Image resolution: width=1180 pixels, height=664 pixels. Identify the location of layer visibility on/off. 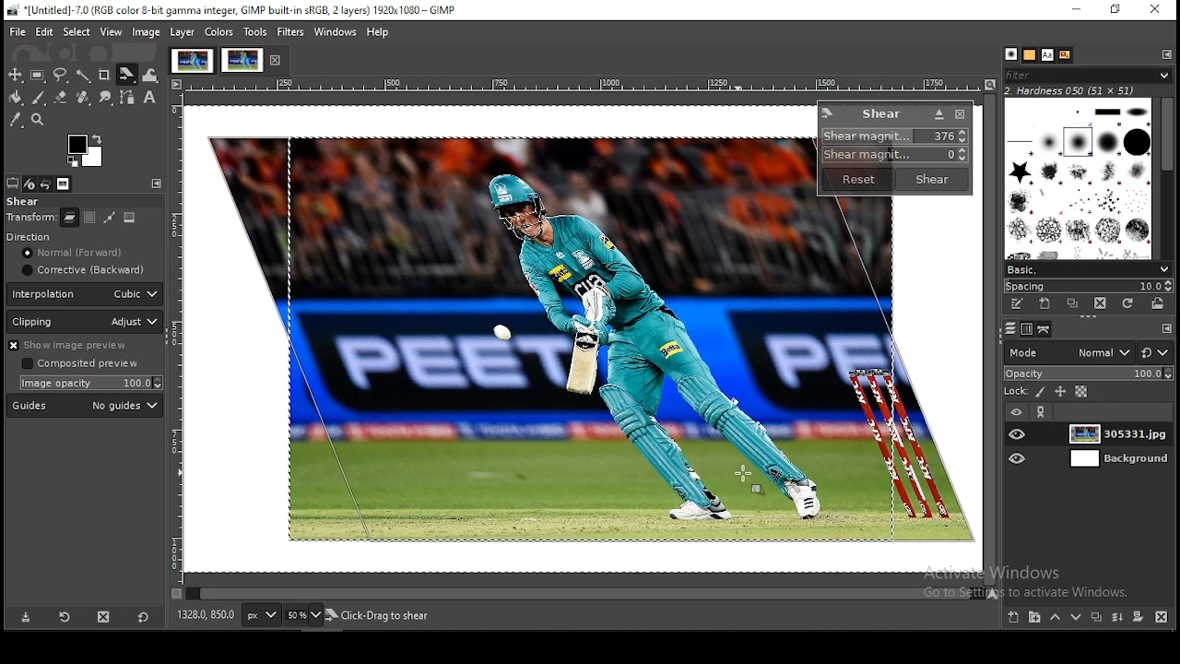
(1020, 457).